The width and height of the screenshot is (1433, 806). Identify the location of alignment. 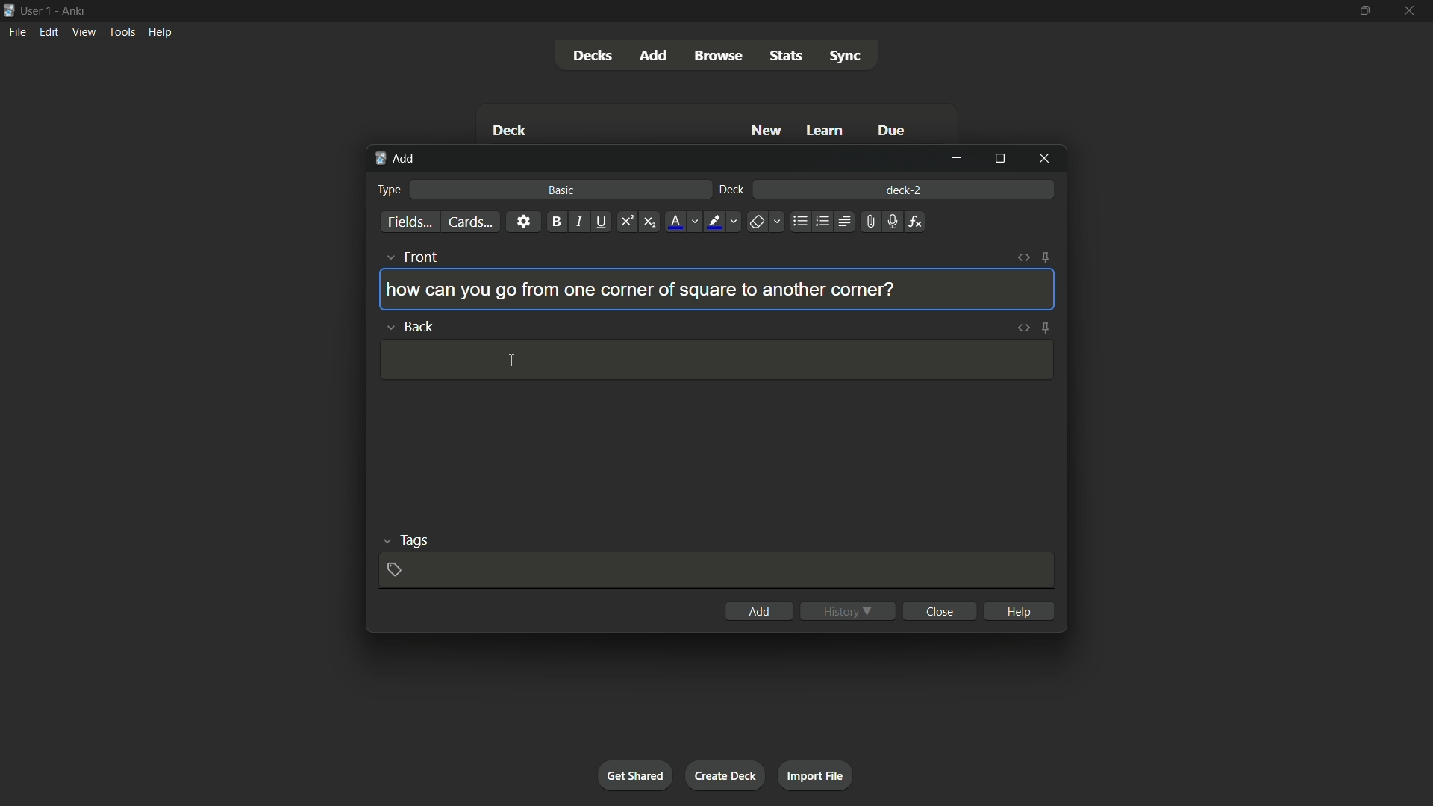
(846, 221).